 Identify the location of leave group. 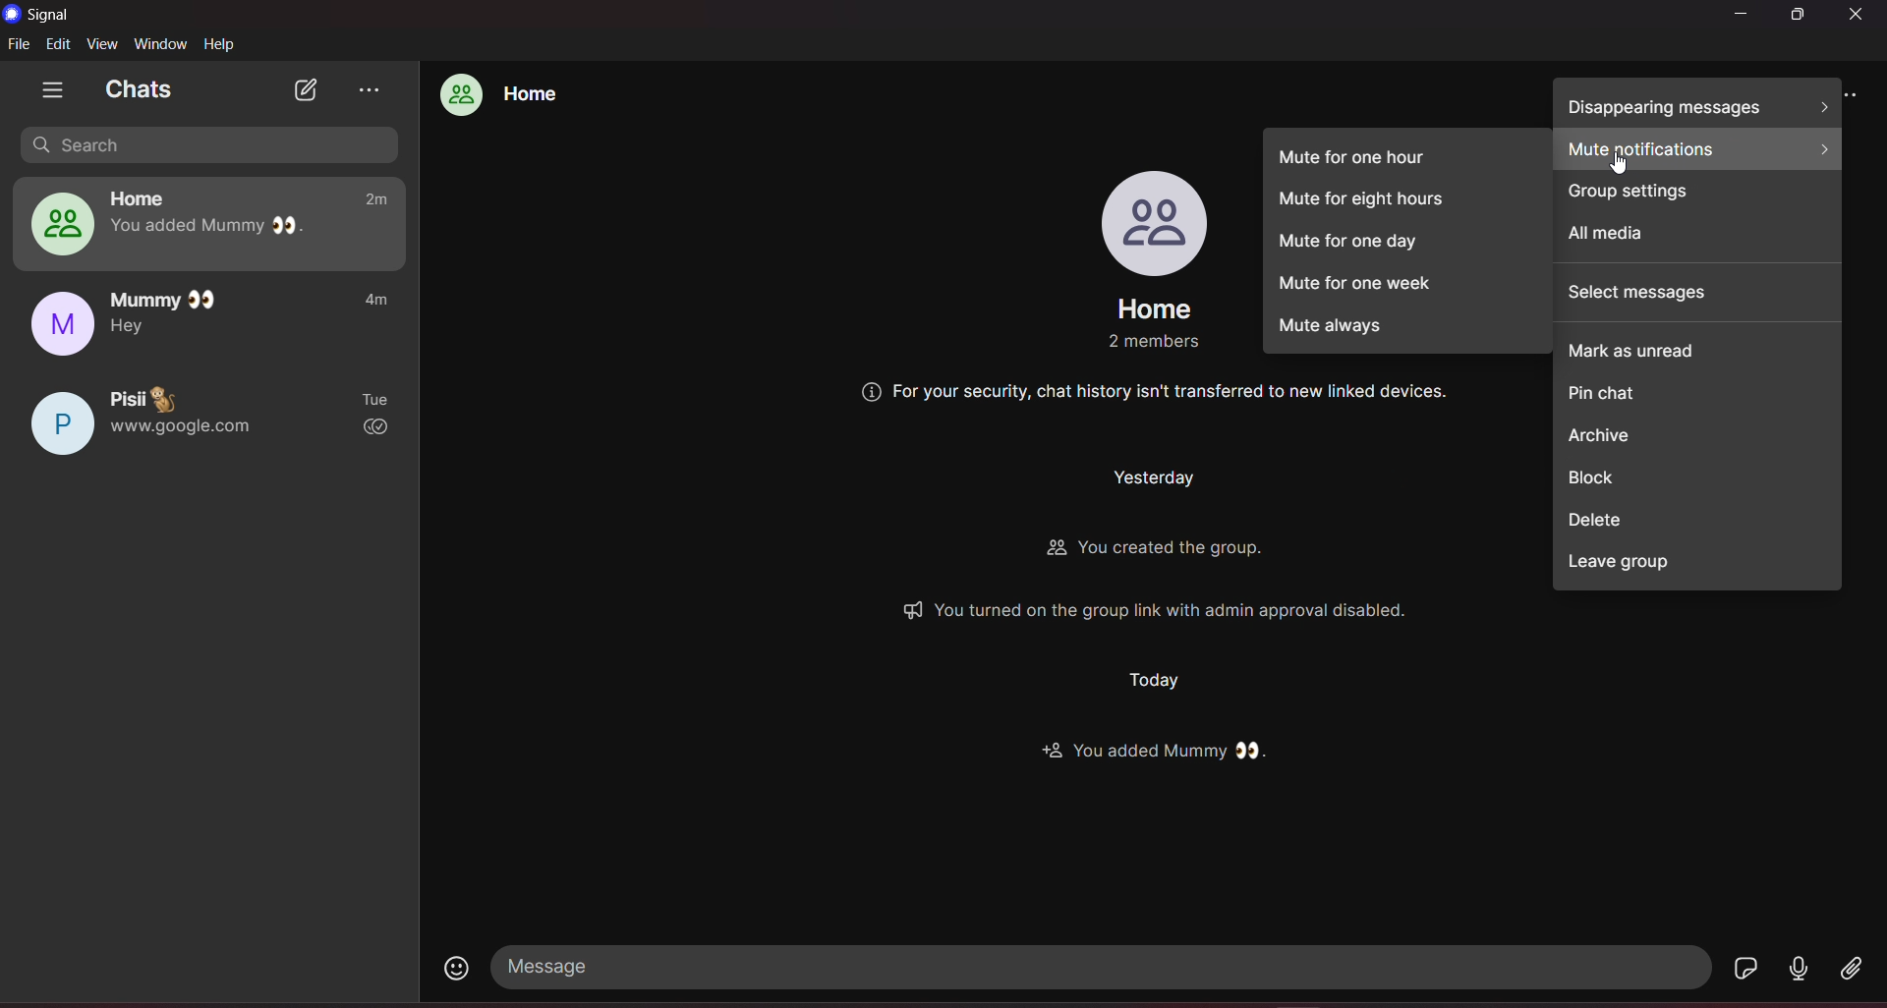
(1696, 573).